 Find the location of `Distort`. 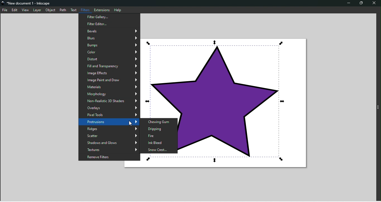

Distort is located at coordinates (109, 58).